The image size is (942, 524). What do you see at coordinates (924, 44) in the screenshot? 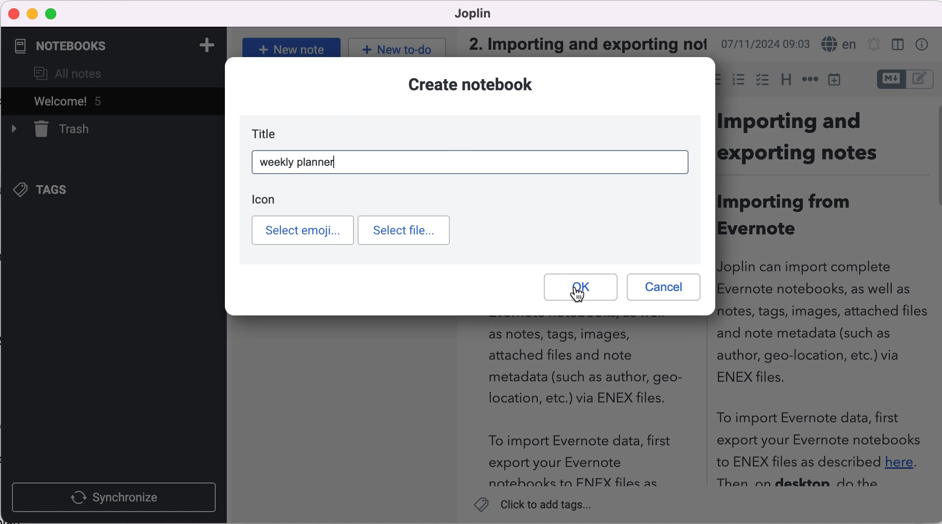
I see `properties note` at bounding box center [924, 44].